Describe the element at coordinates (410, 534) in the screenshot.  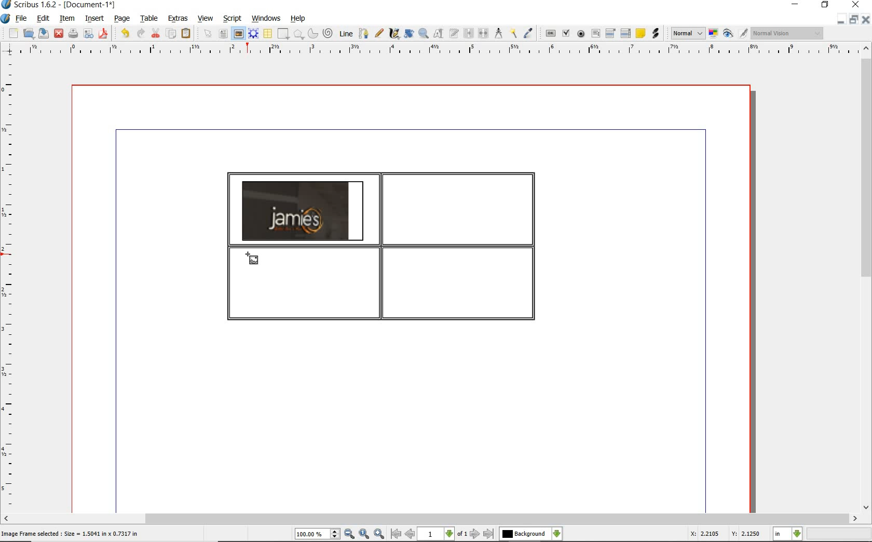
I see `go to previous page` at that location.